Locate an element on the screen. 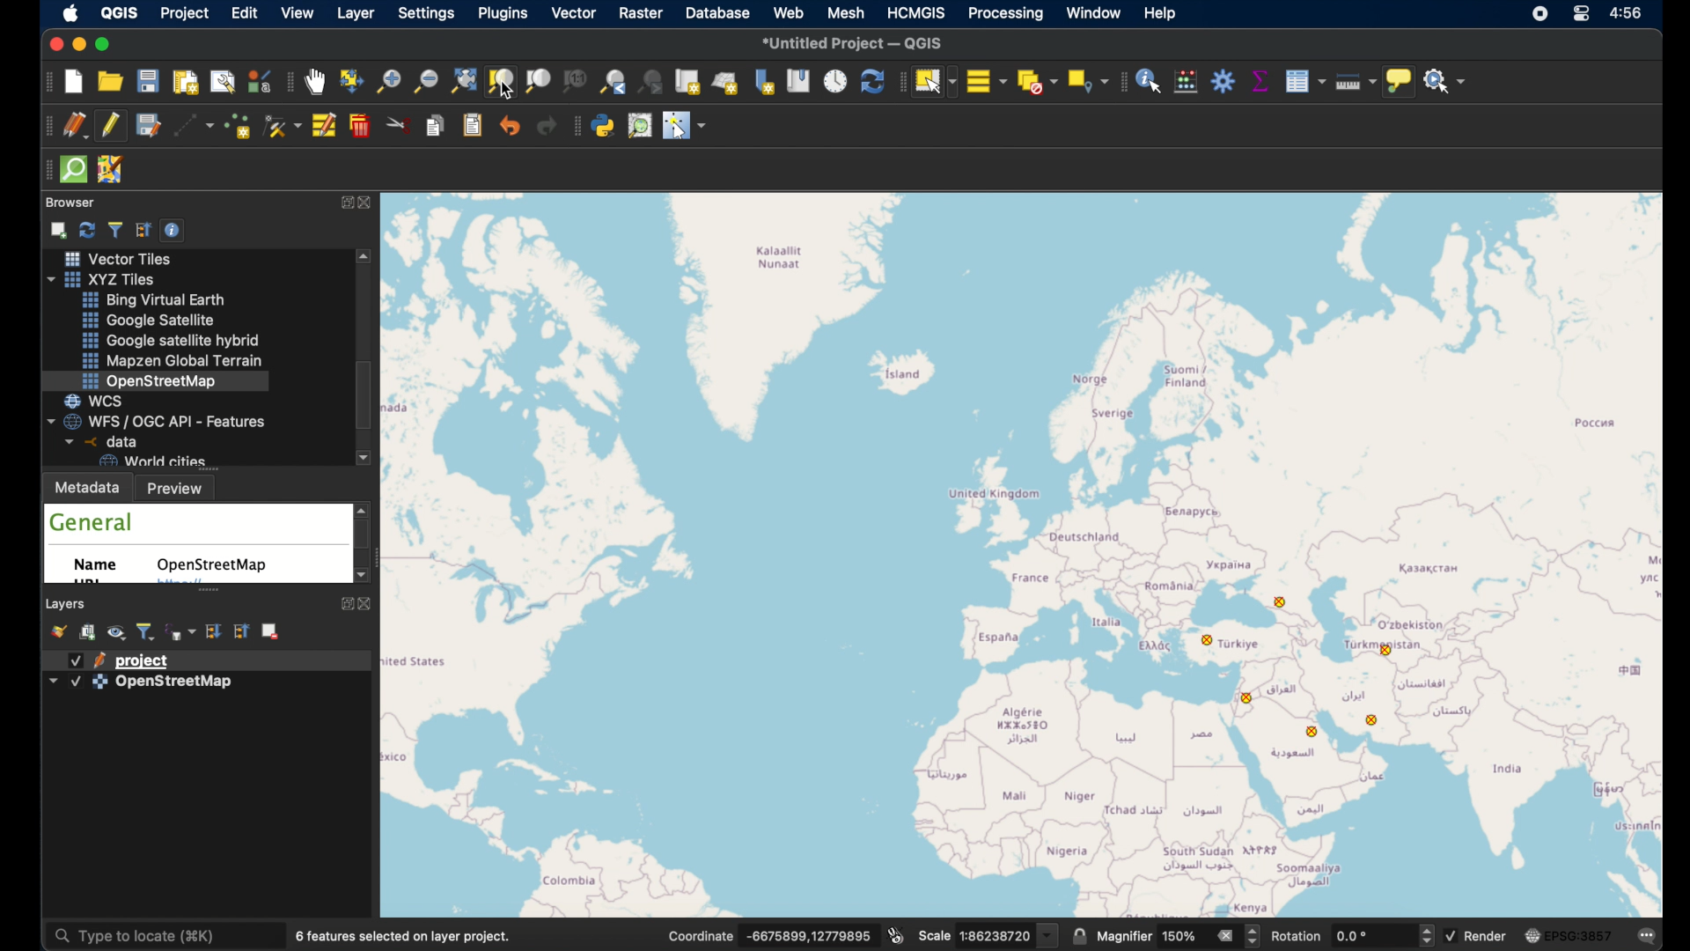 This screenshot has height=951, width=1690. digitize with segment is located at coordinates (196, 128).